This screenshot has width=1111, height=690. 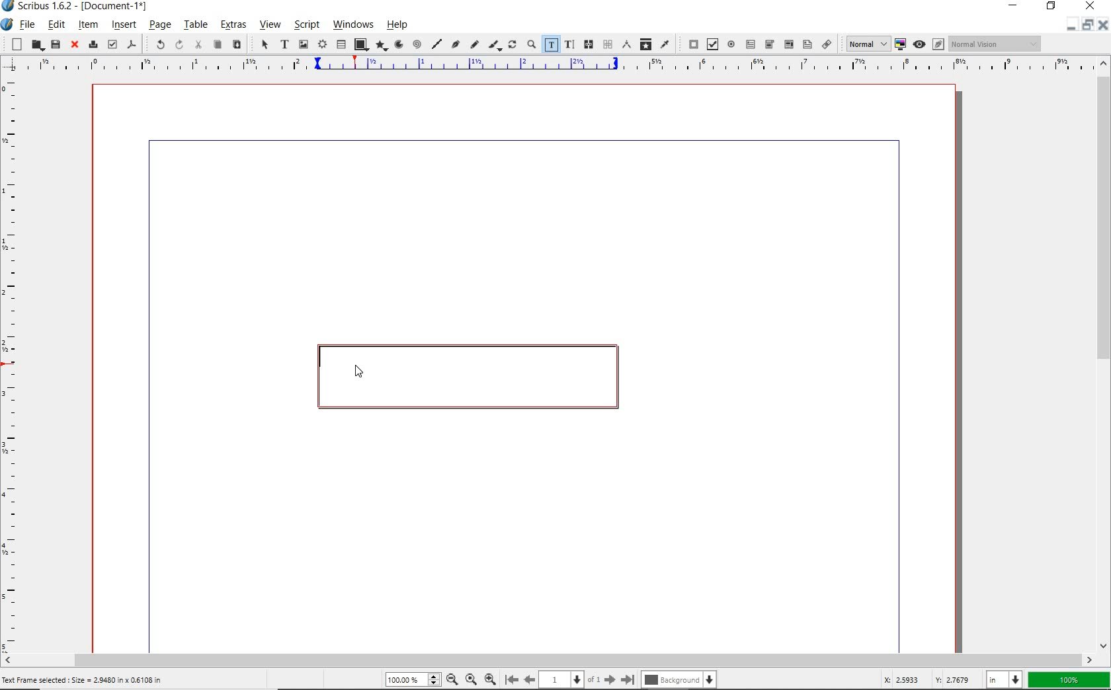 I want to click on save, so click(x=55, y=44).